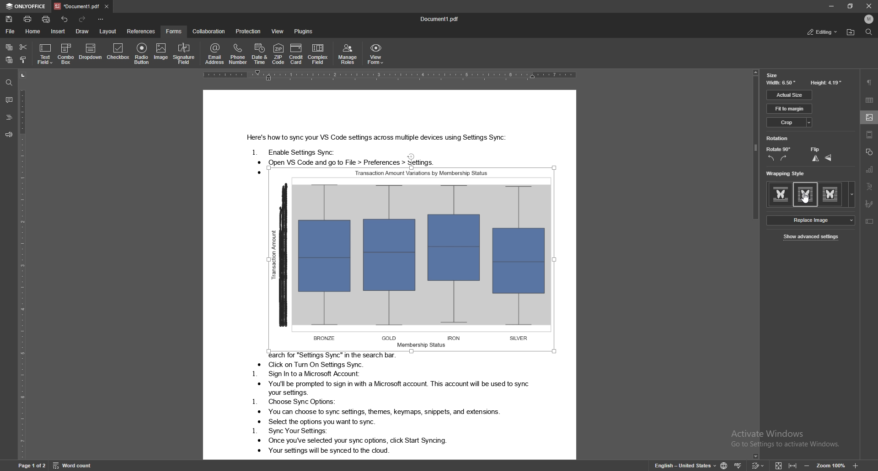 Image resolution: width=878 pixels, height=471 pixels. What do you see at coordinates (238, 53) in the screenshot?
I see `phone number` at bounding box center [238, 53].